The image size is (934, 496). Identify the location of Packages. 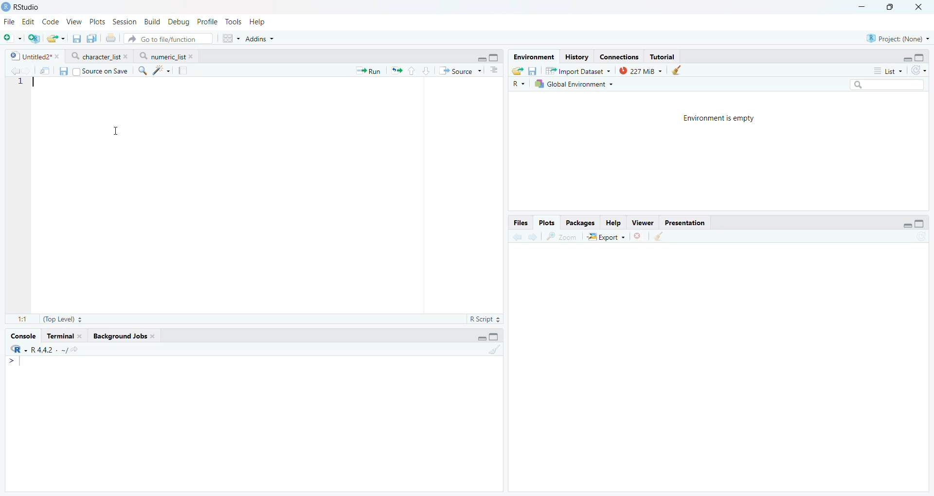
(581, 223).